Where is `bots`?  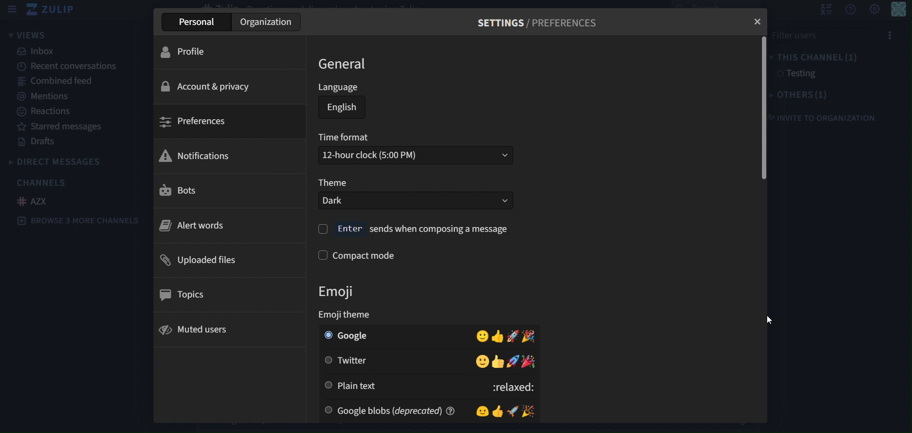
bots is located at coordinates (178, 191).